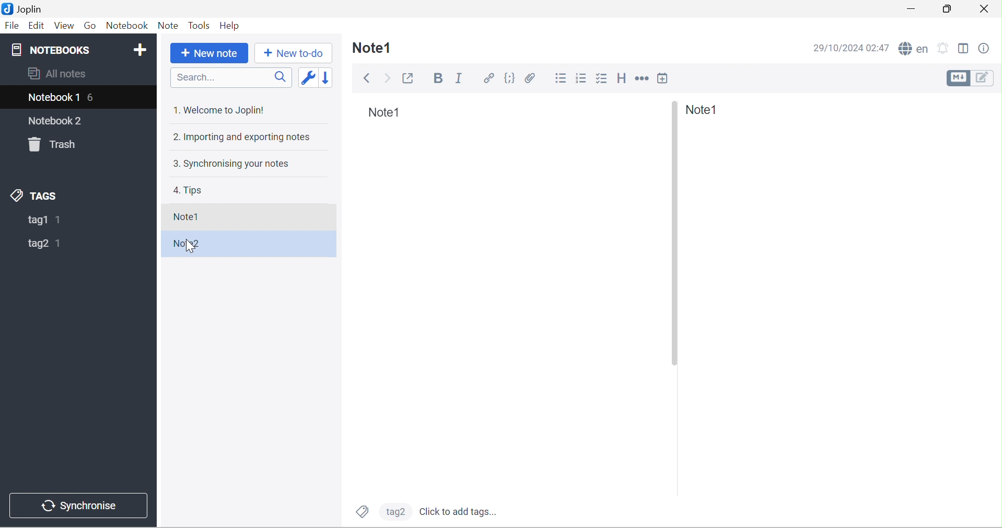 The height and width of the screenshot is (528, 1002). I want to click on Search..., so click(197, 78).